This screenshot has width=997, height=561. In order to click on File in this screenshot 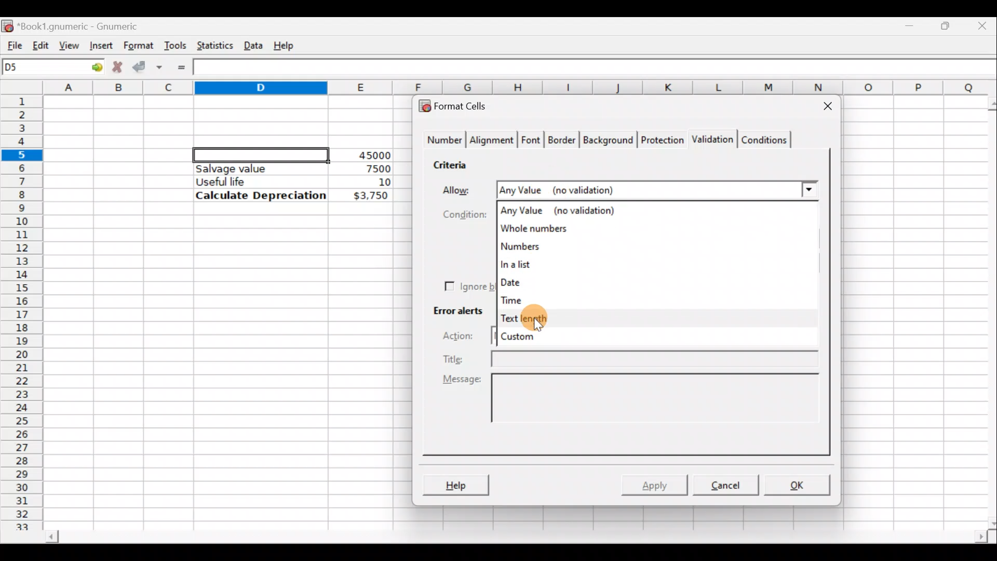, I will do `click(11, 43)`.